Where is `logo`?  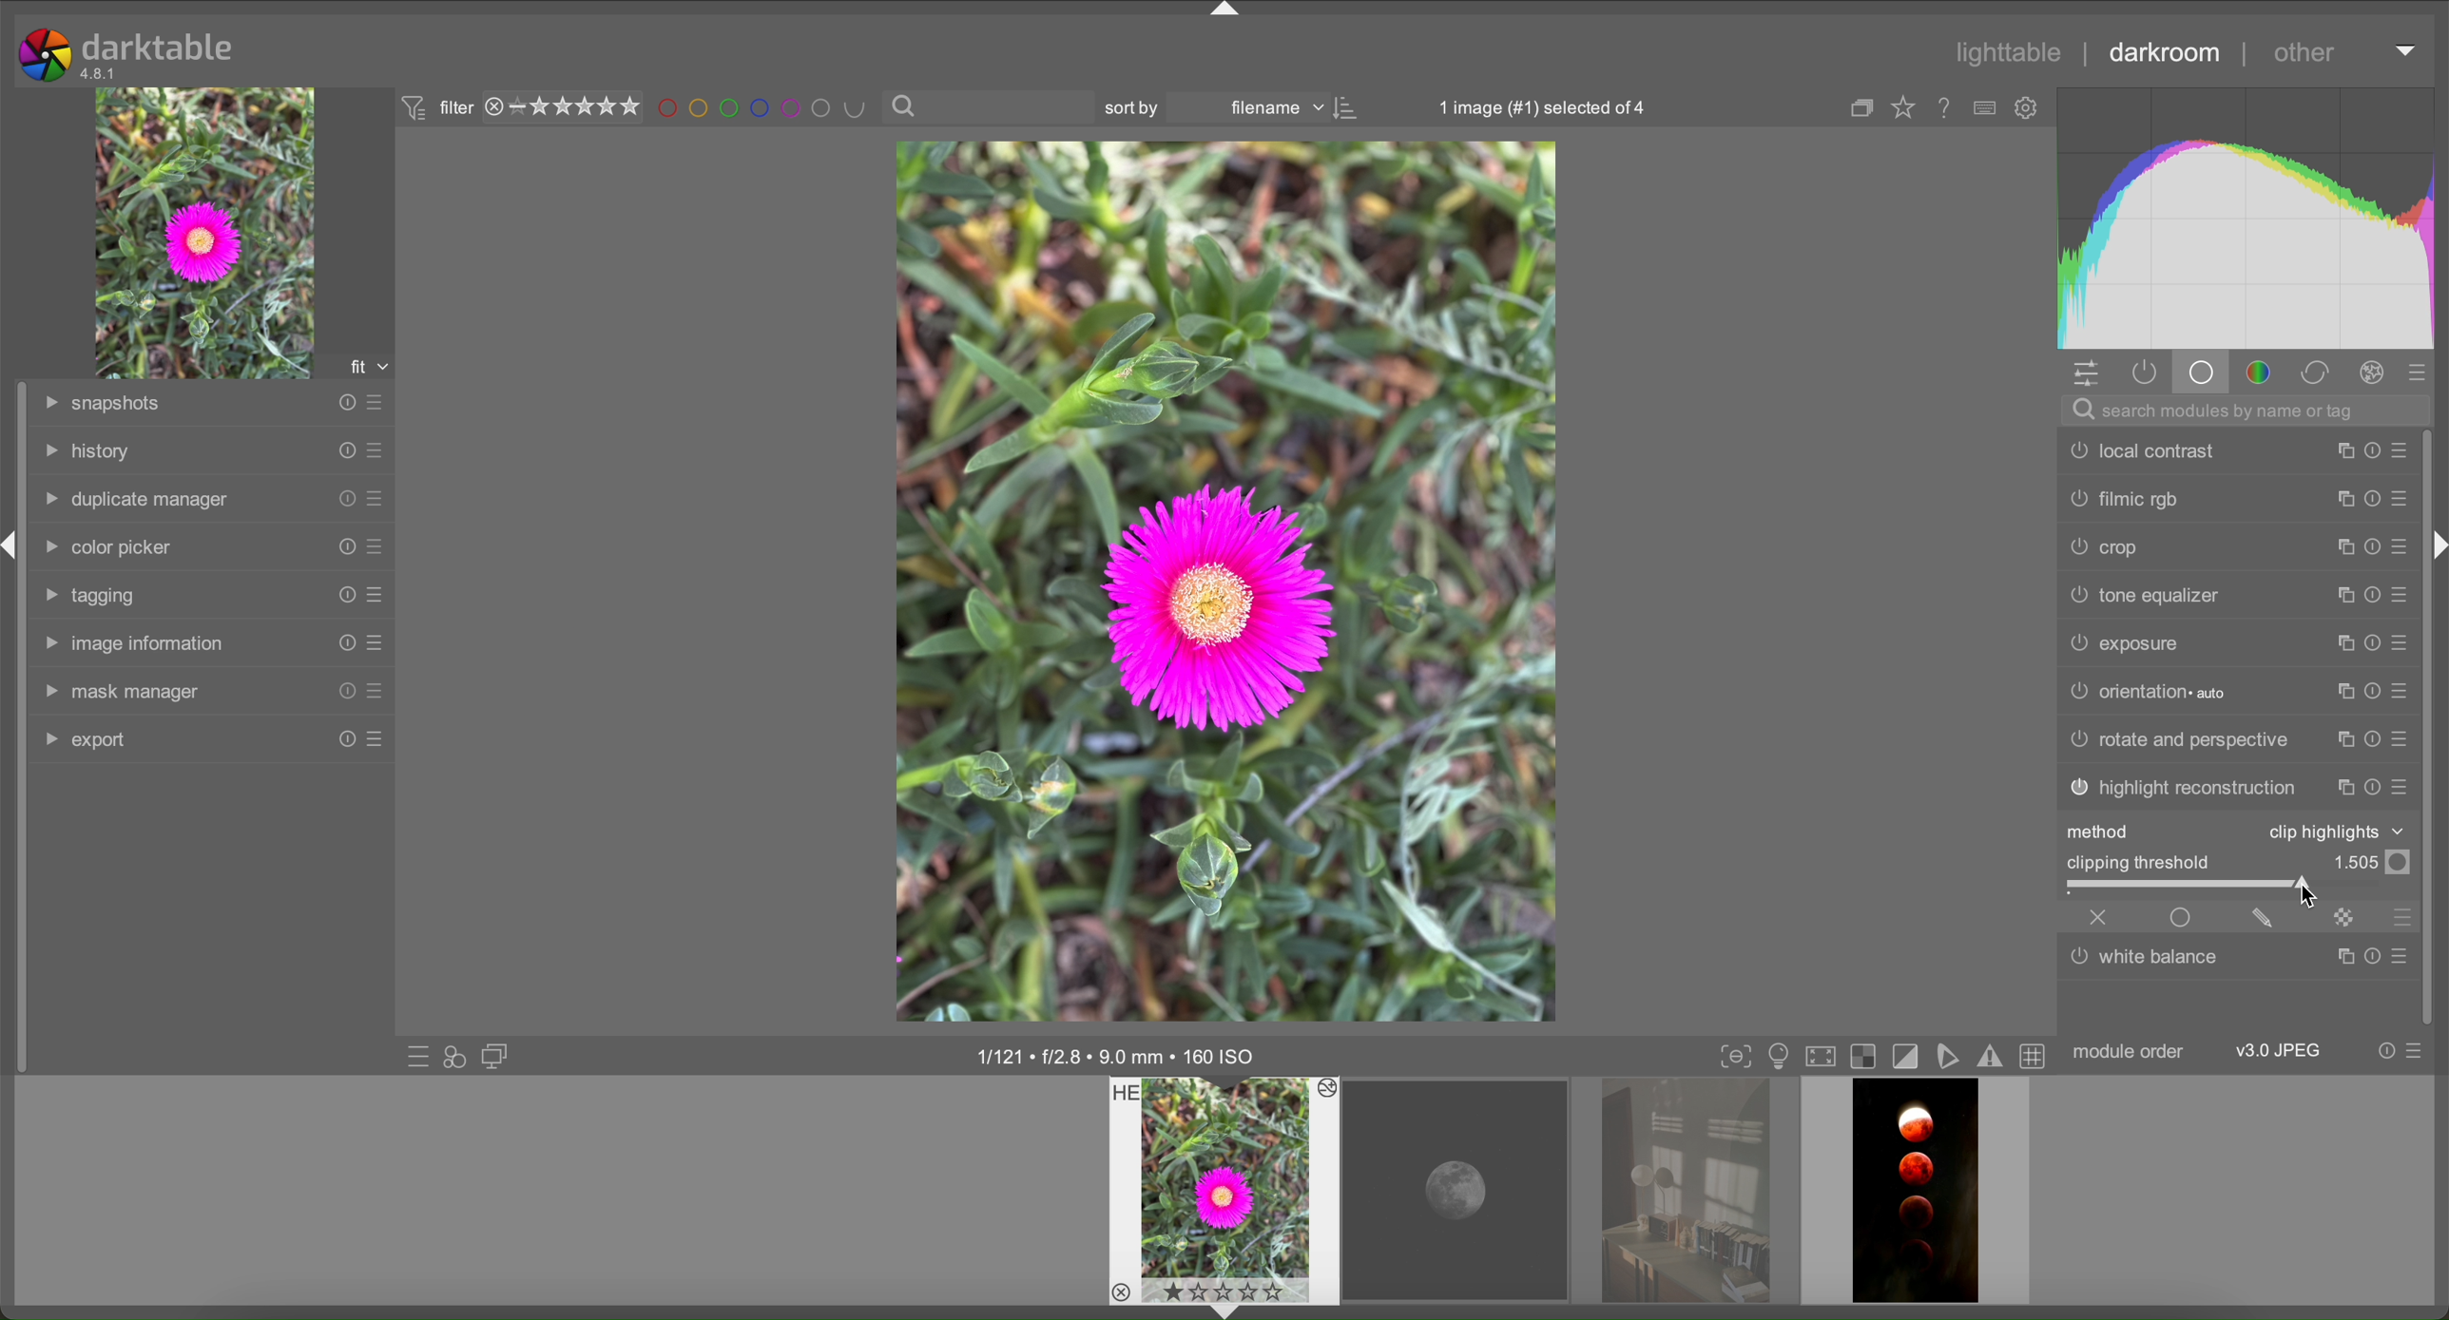
logo is located at coordinates (45, 55).